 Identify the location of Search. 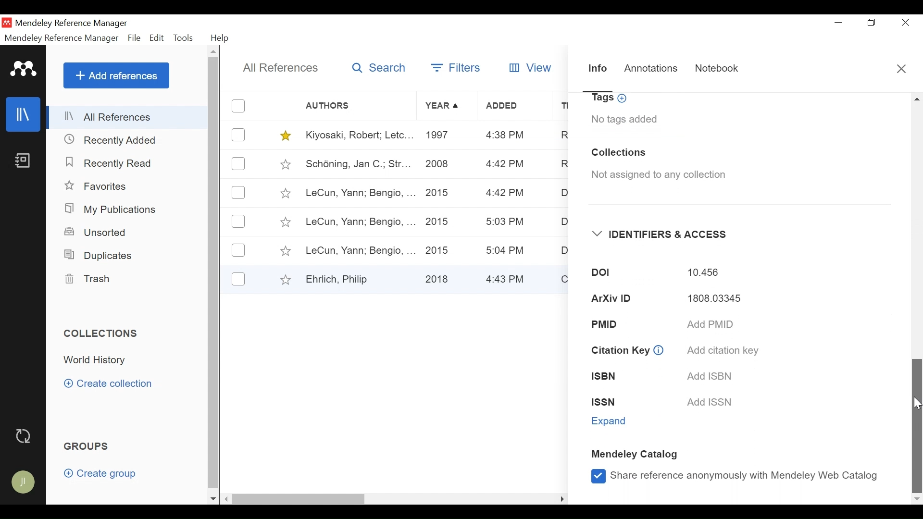
(377, 69).